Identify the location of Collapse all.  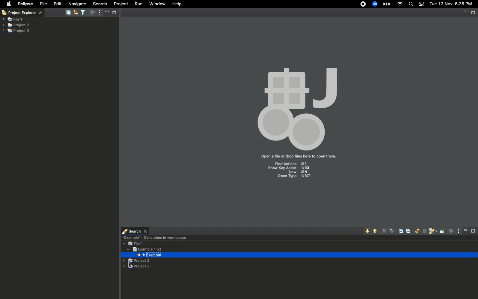
(409, 231).